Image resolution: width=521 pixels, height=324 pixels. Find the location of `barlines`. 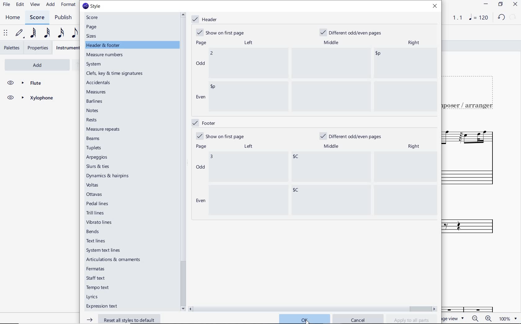

barlines is located at coordinates (96, 102).